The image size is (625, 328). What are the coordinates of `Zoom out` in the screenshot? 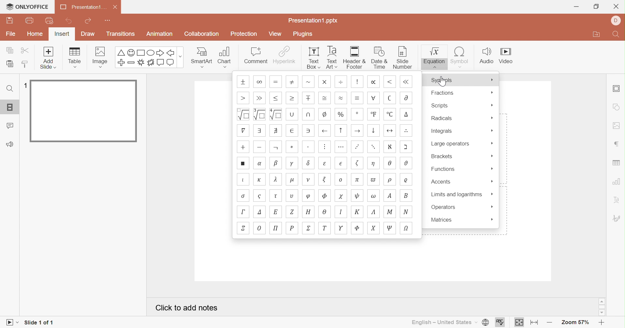 It's located at (549, 321).